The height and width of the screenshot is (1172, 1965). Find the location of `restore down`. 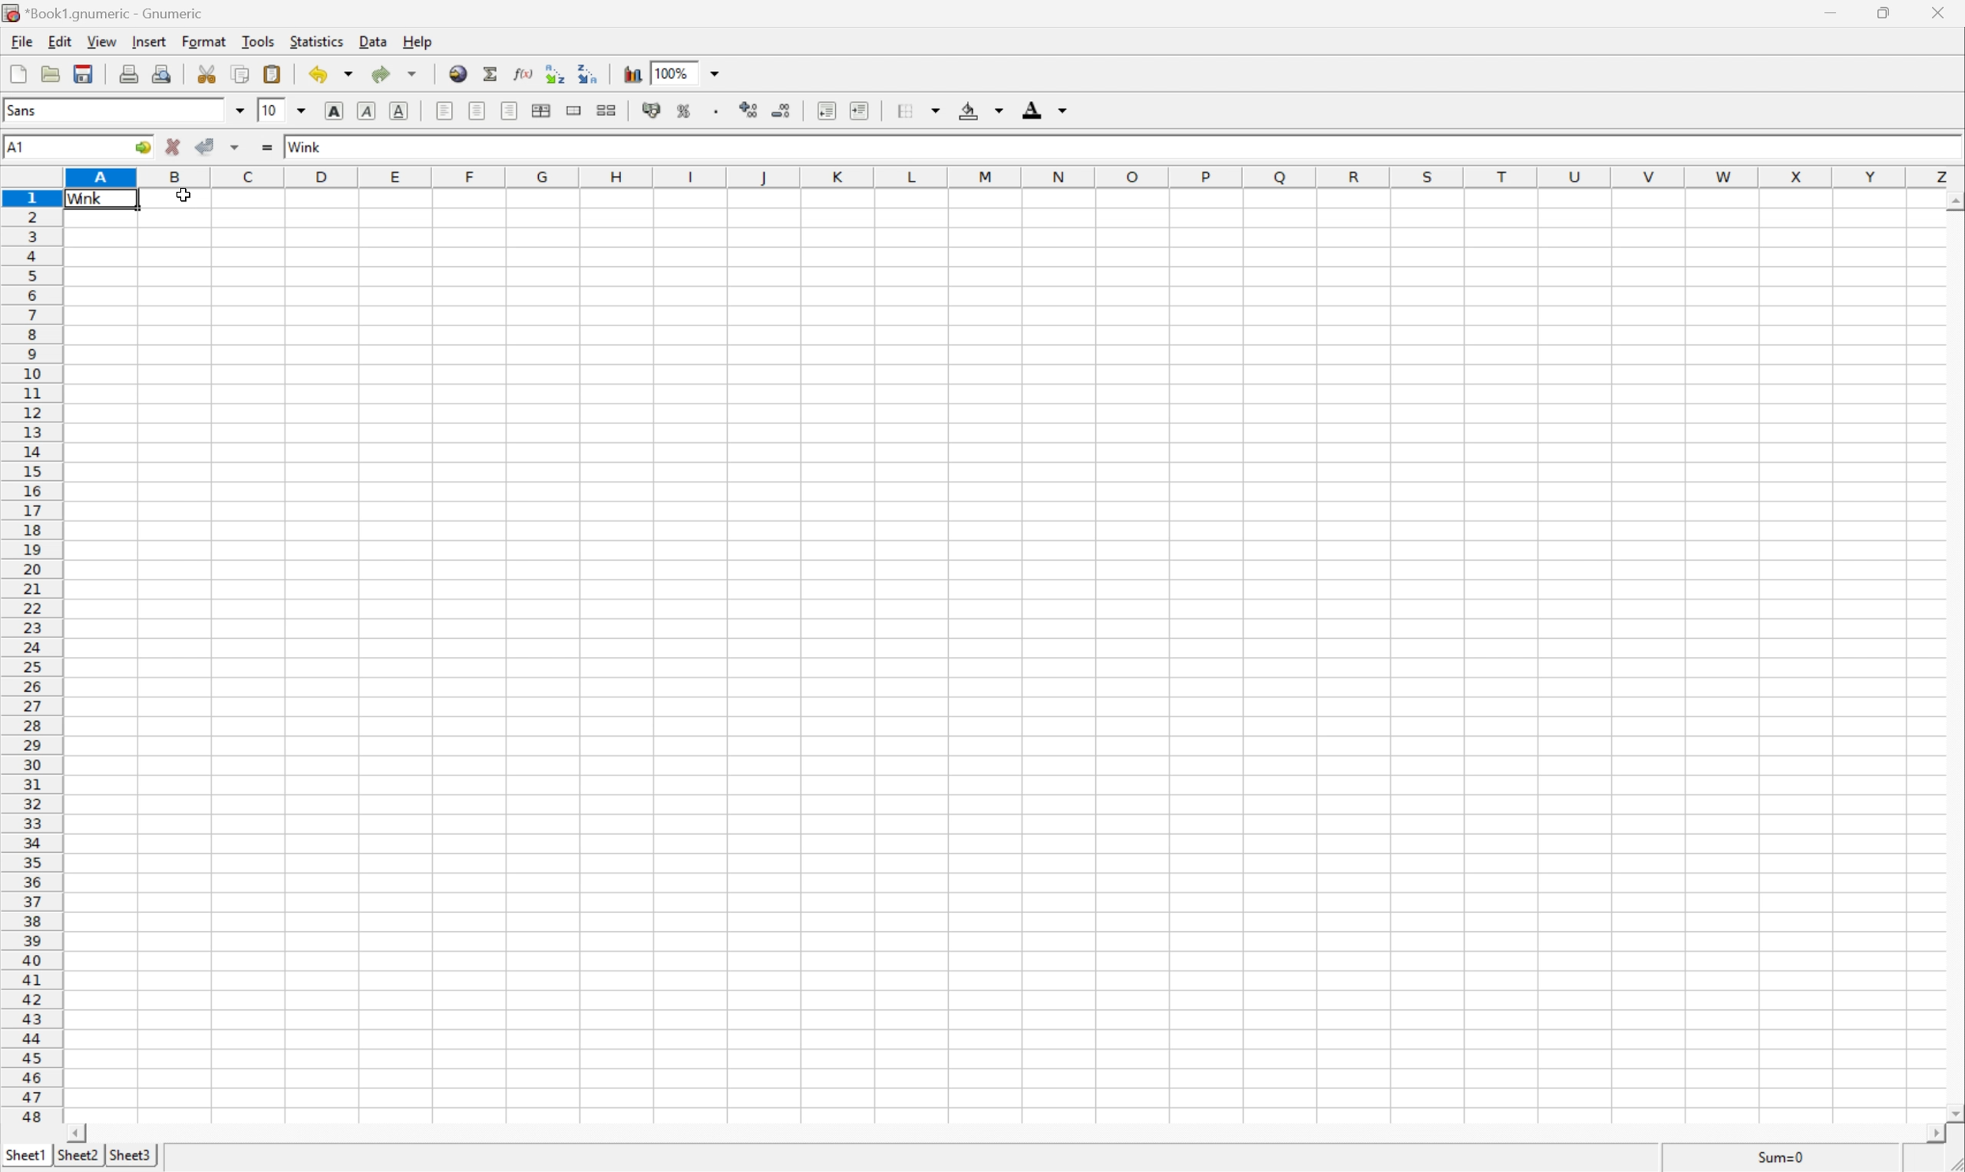

restore down is located at coordinates (1887, 13).